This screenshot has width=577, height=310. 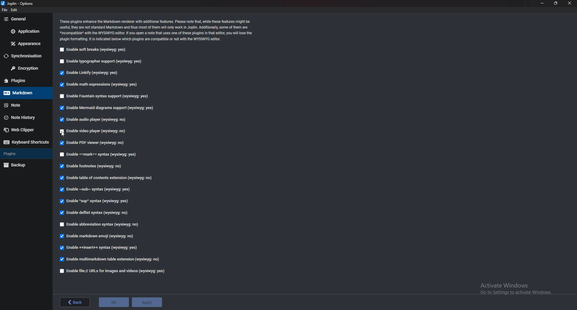 What do you see at coordinates (147, 302) in the screenshot?
I see `apply` at bounding box center [147, 302].